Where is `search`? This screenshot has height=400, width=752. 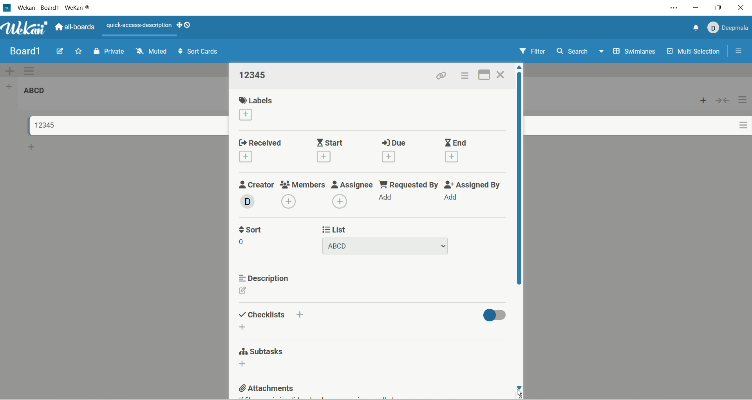
search is located at coordinates (580, 52).